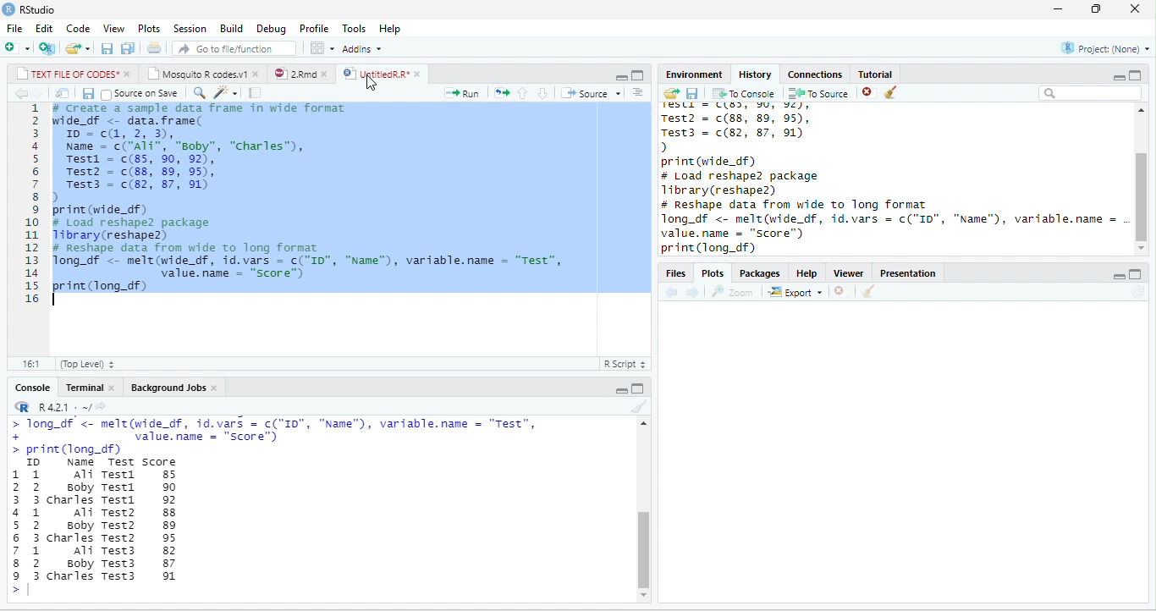 The height and width of the screenshot is (611, 1156). Describe the element at coordinates (129, 74) in the screenshot. I see `close` at that location.